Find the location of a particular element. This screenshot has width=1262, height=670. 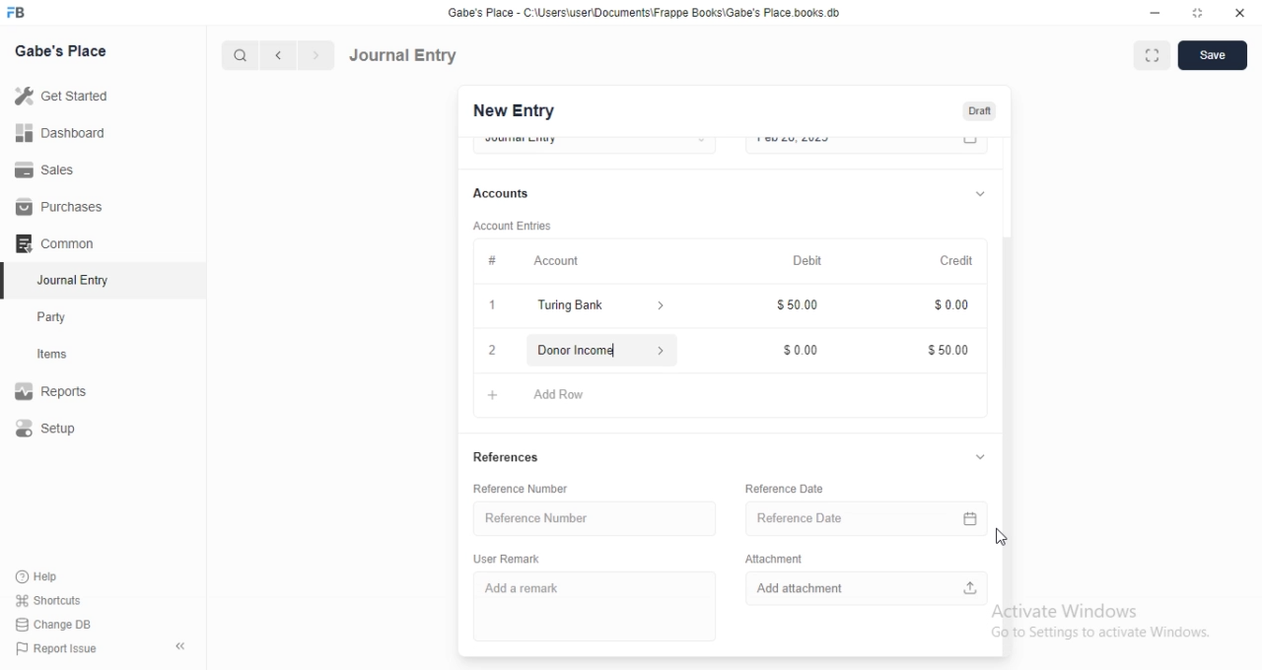

Gabe's Place - C\Users\userDocuments Frappe Books\Gabe's Place books db. is located at coordinates (645, 13).